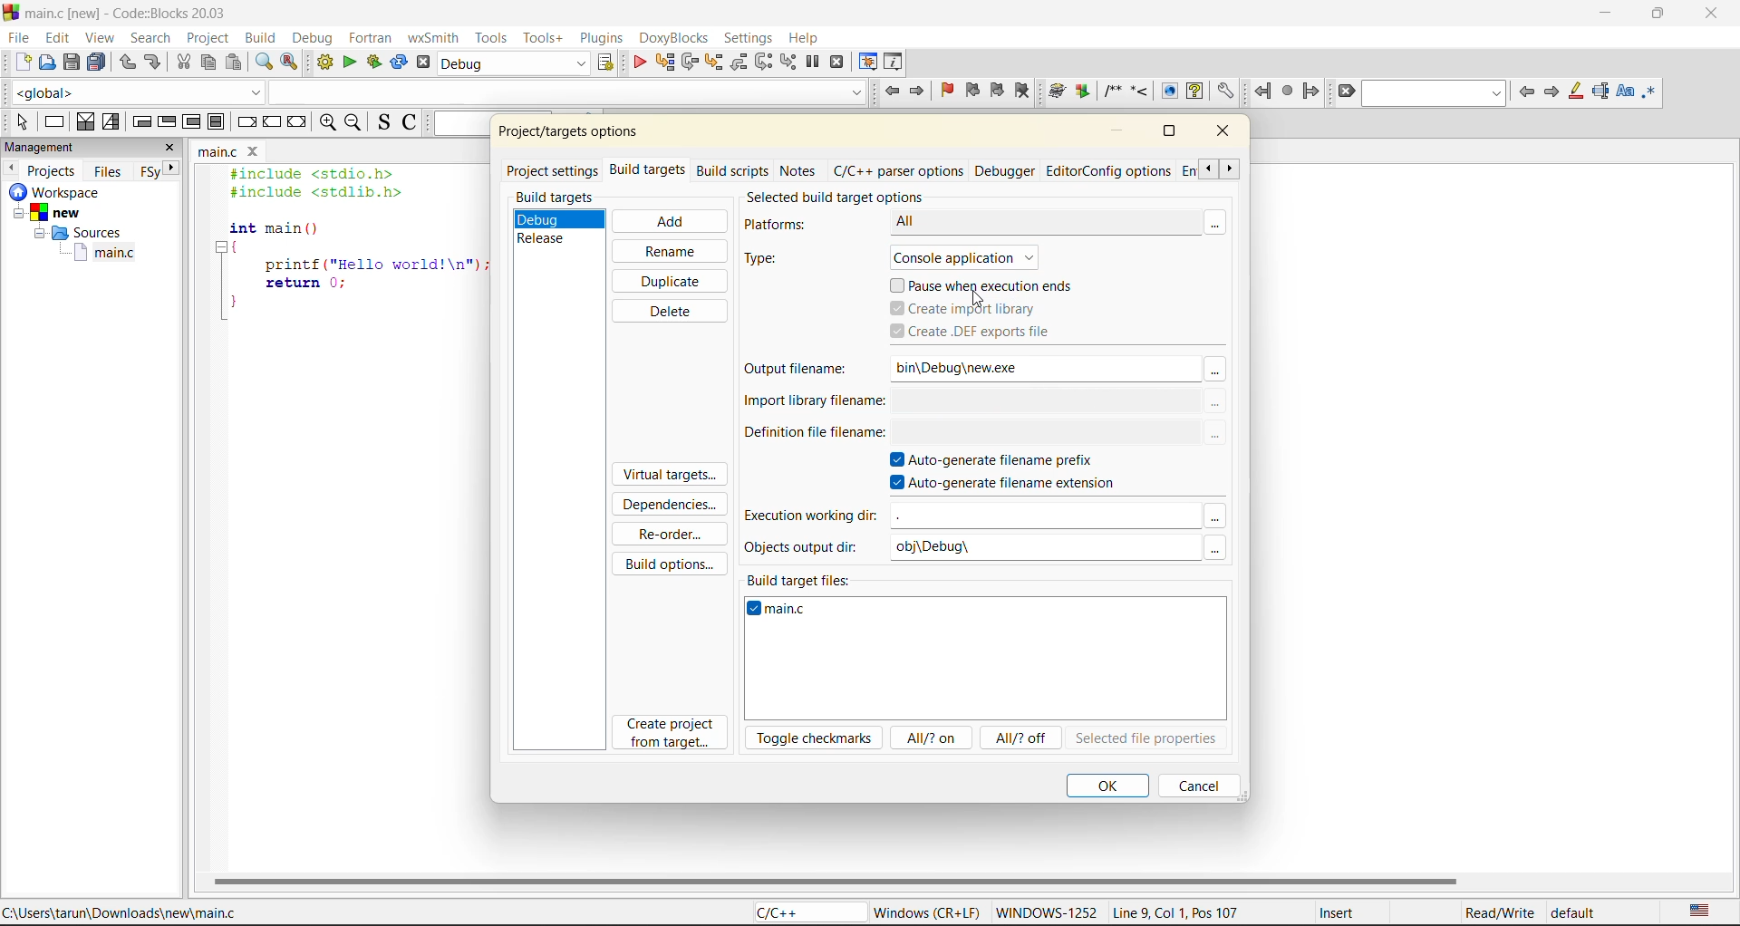 The image size is (1740, 926). Describe the element at coordinates (761, 61) in the screenshot. I see `next instruction` at that location.